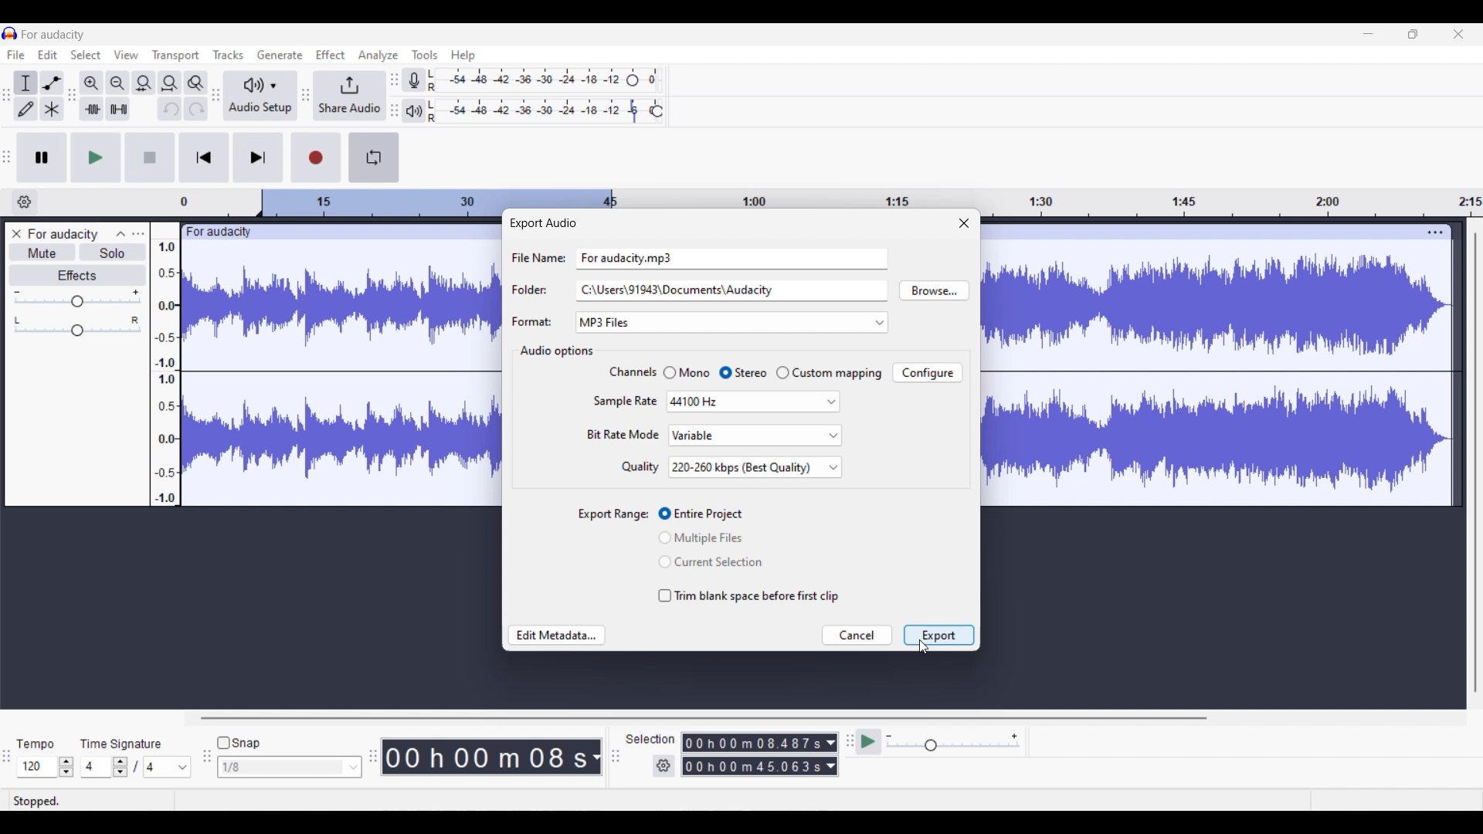  I want to click on Track name - For audacity, so click(64, 234).